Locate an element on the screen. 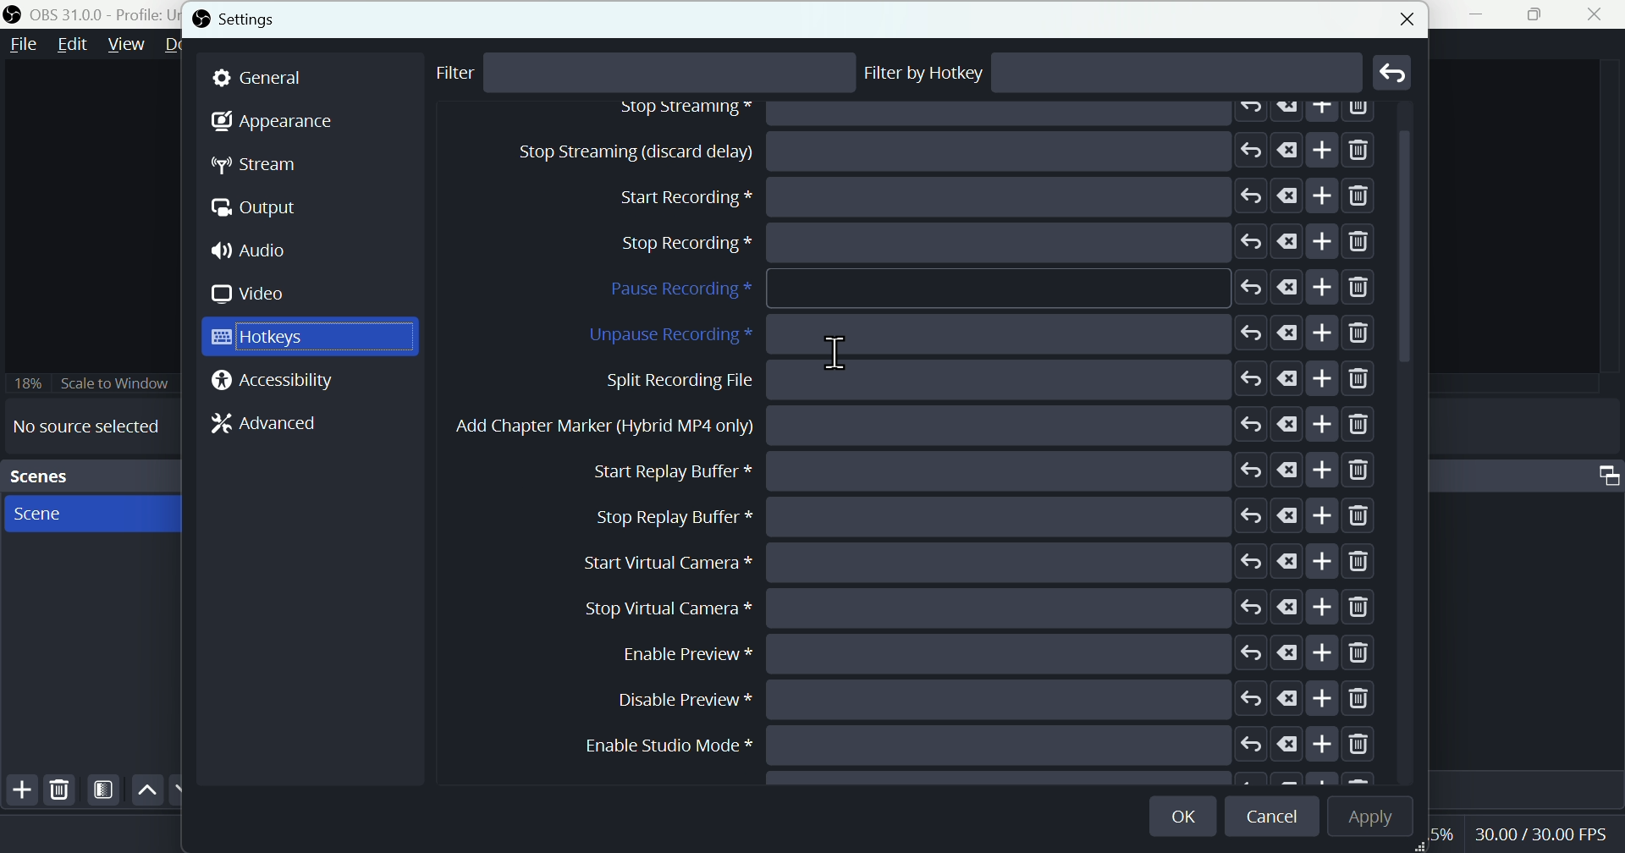 The width and height of the screenshot is (1625, 853).  text cursor is located at coordinates (840, 351).